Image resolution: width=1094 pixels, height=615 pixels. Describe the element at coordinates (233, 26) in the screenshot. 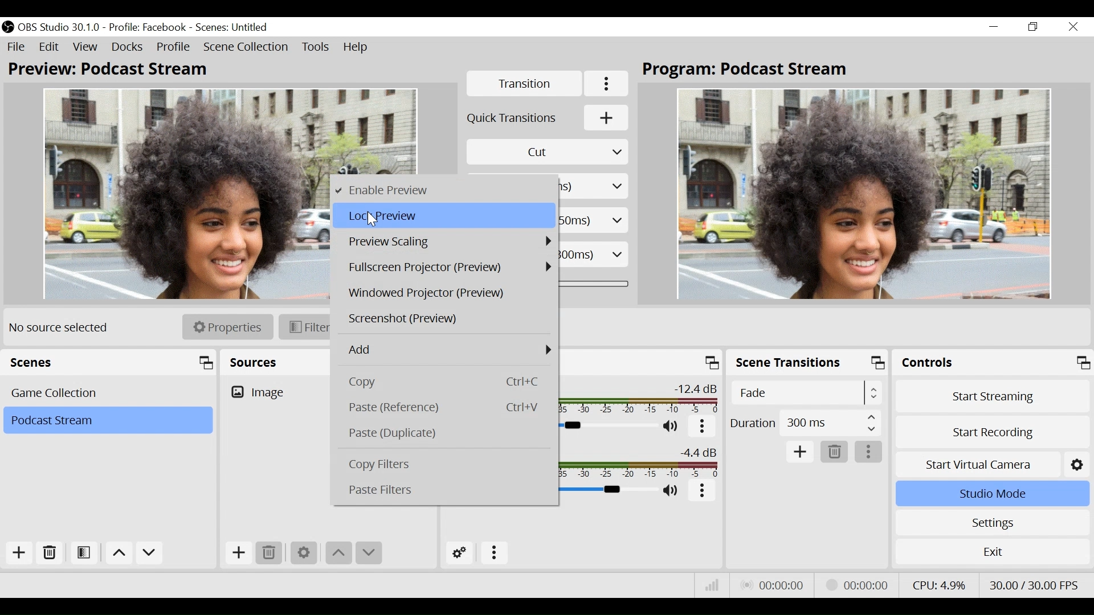

I see `Scene` at that location.